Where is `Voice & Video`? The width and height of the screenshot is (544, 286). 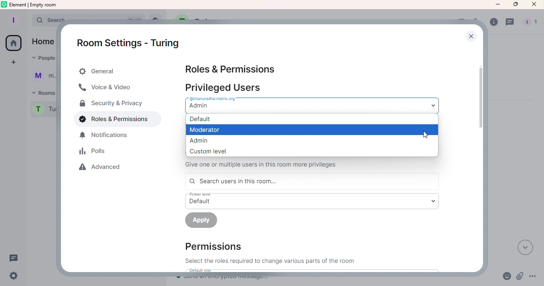
Voice & Video is located at coordinates (114, 87).